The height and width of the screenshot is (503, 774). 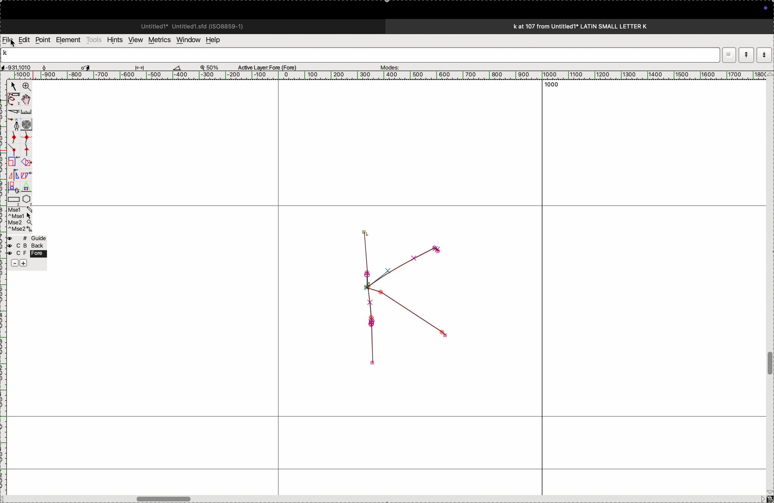 What do you see at coordinates (20, 220) in the screenshot?
I see `mse` at bounding box center [20, 220].